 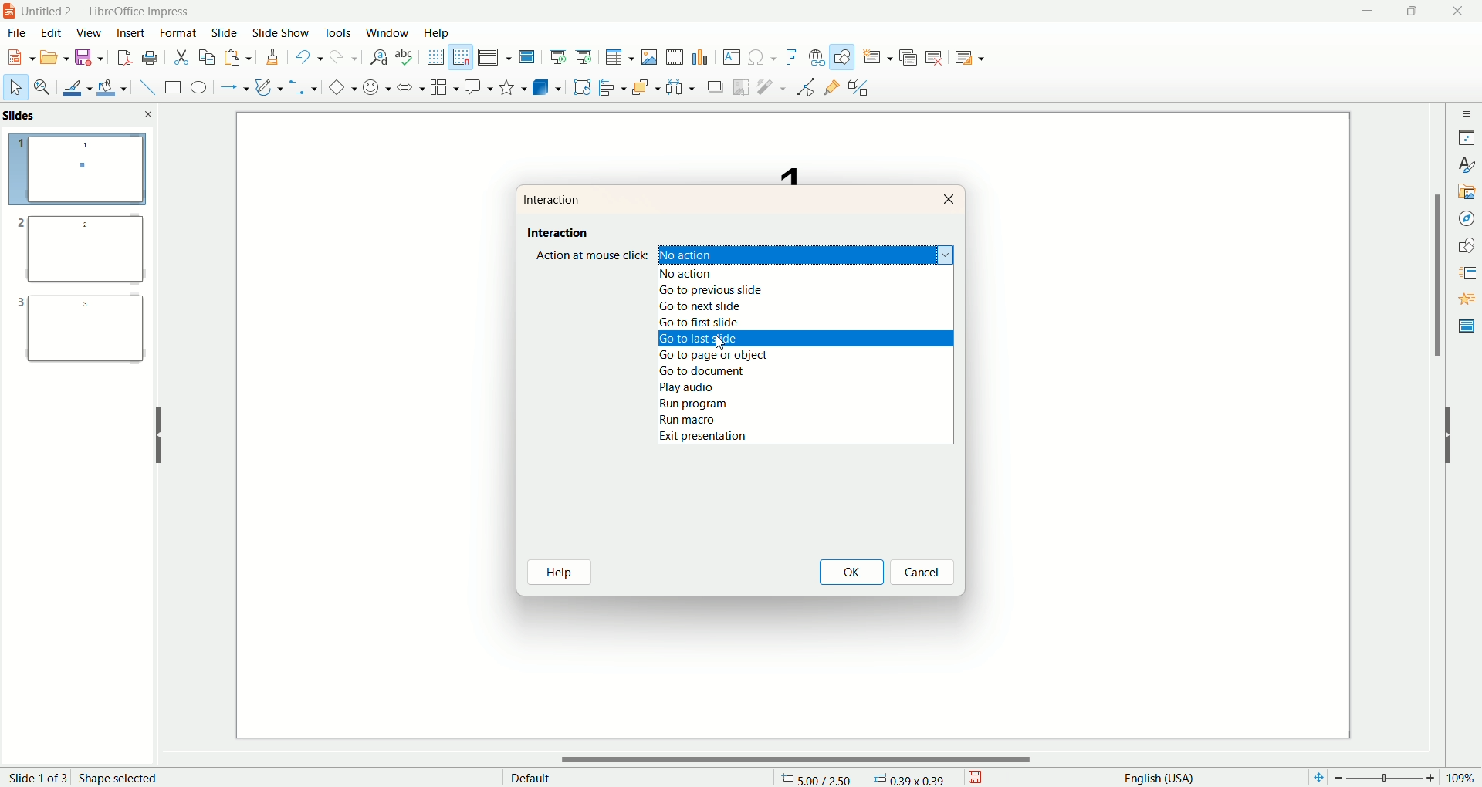 I want to click on rectangle, so click(x=169, y=87).